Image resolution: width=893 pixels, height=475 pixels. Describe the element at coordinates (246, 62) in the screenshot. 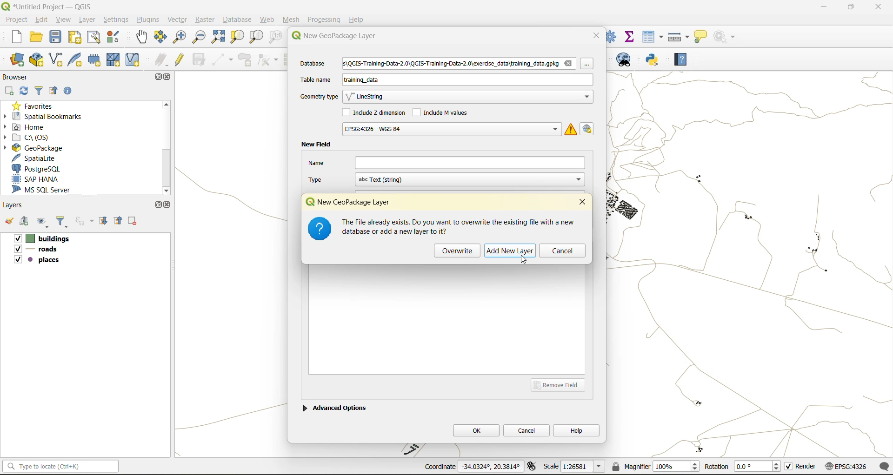

I see `add polygon` at that location.